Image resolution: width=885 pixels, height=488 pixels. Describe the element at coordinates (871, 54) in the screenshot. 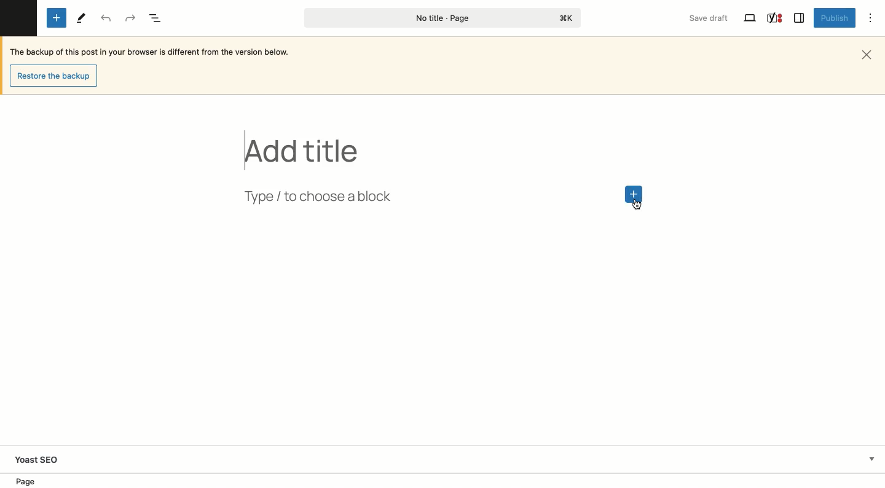

I see `Close` at that location.